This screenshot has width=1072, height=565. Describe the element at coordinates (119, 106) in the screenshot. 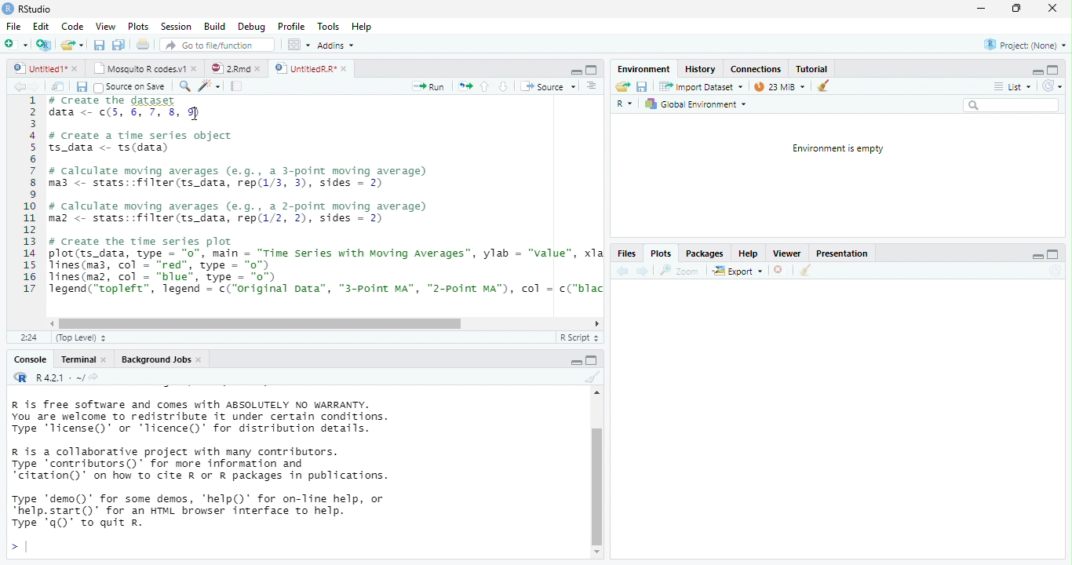

I see `1 # Create the dataset 2 data <- c(5, 6, 7, 8, 9)` at that location.